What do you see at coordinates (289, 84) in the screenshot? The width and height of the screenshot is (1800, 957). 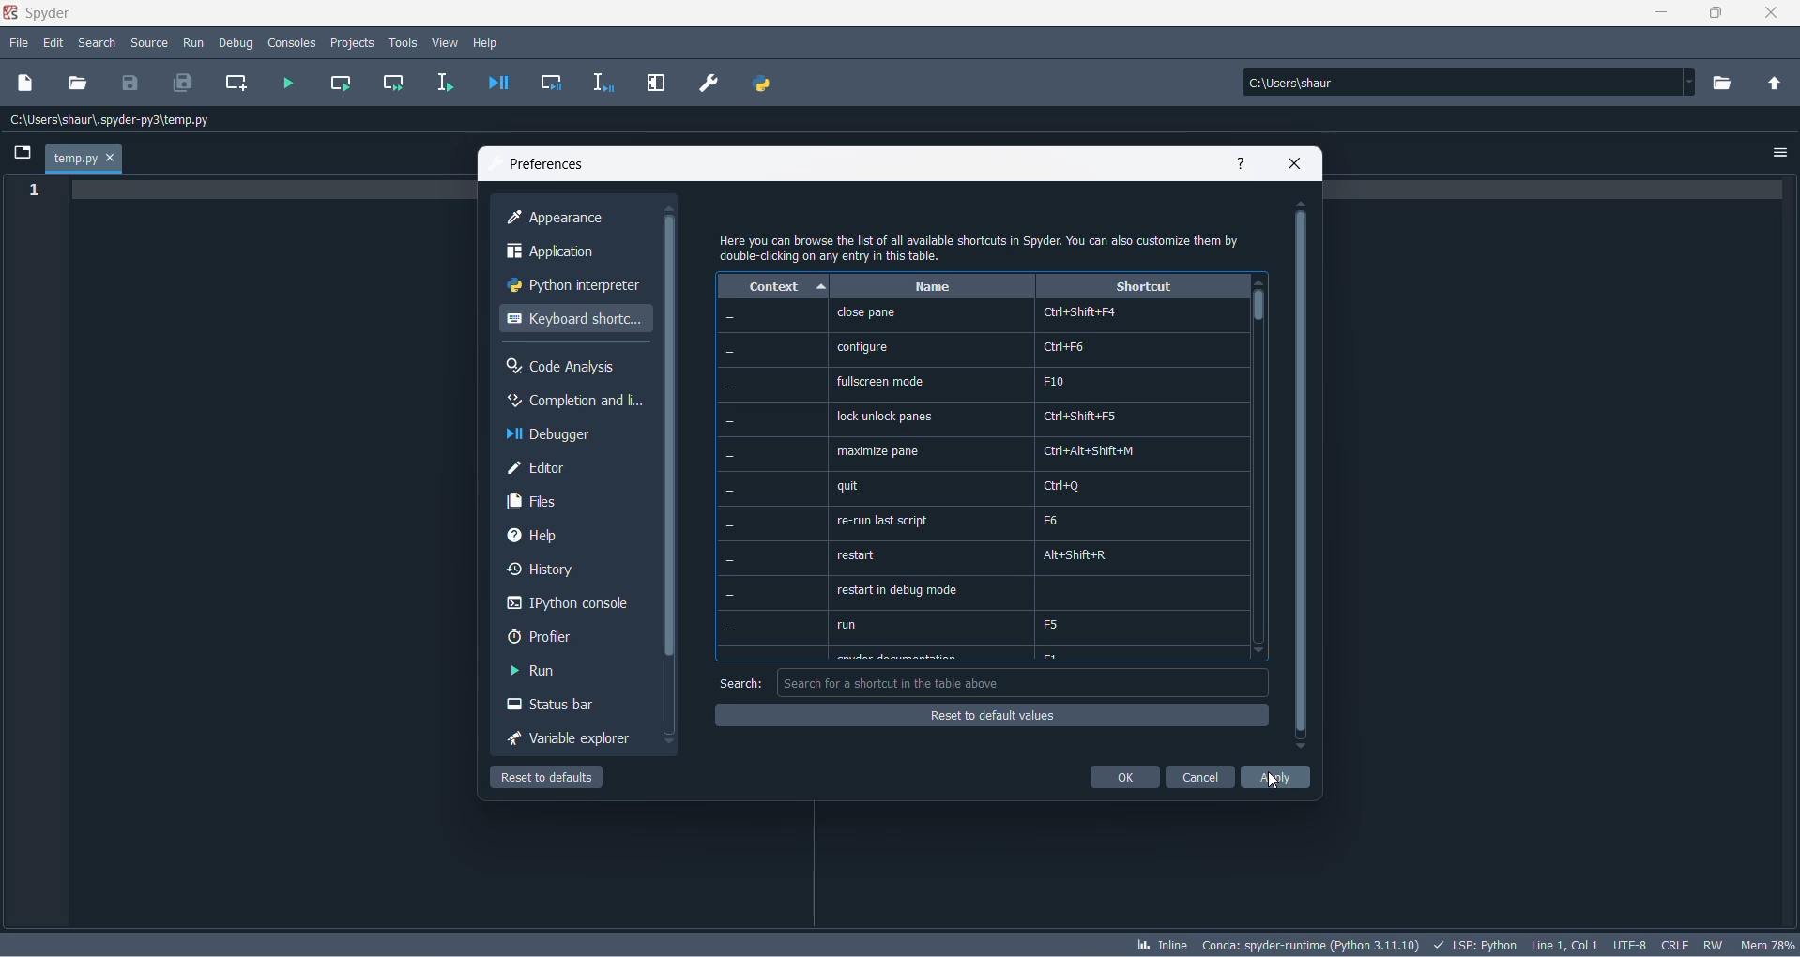 I see `run file` at bounding box center [289, 84].